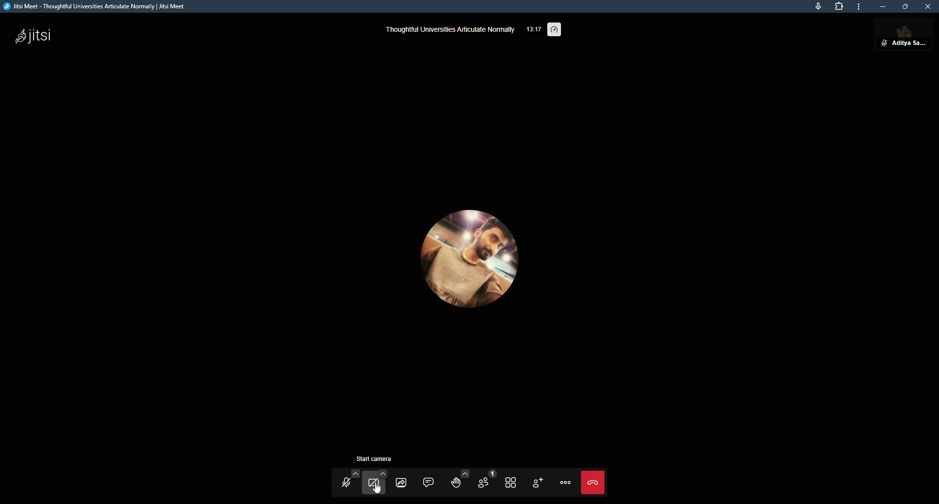 The image size is (939, 504). I want to click on participants, so click(485, 481).